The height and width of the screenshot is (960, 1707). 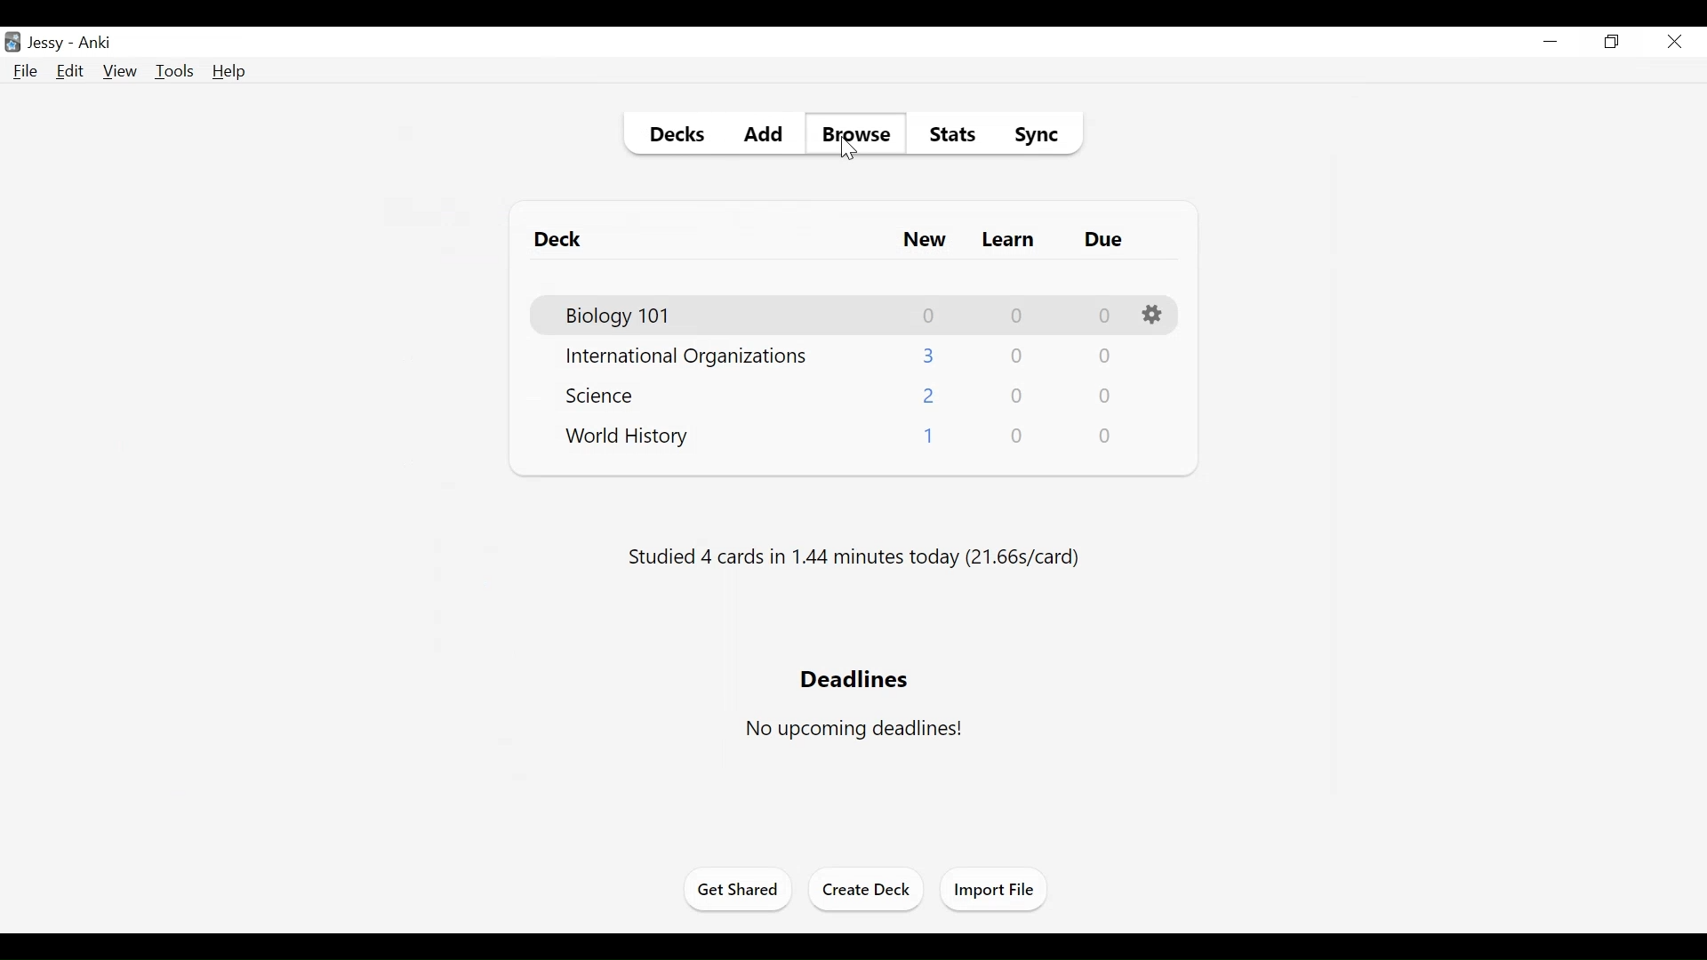 I want to click on Restore, so click(x=1613, y=43).